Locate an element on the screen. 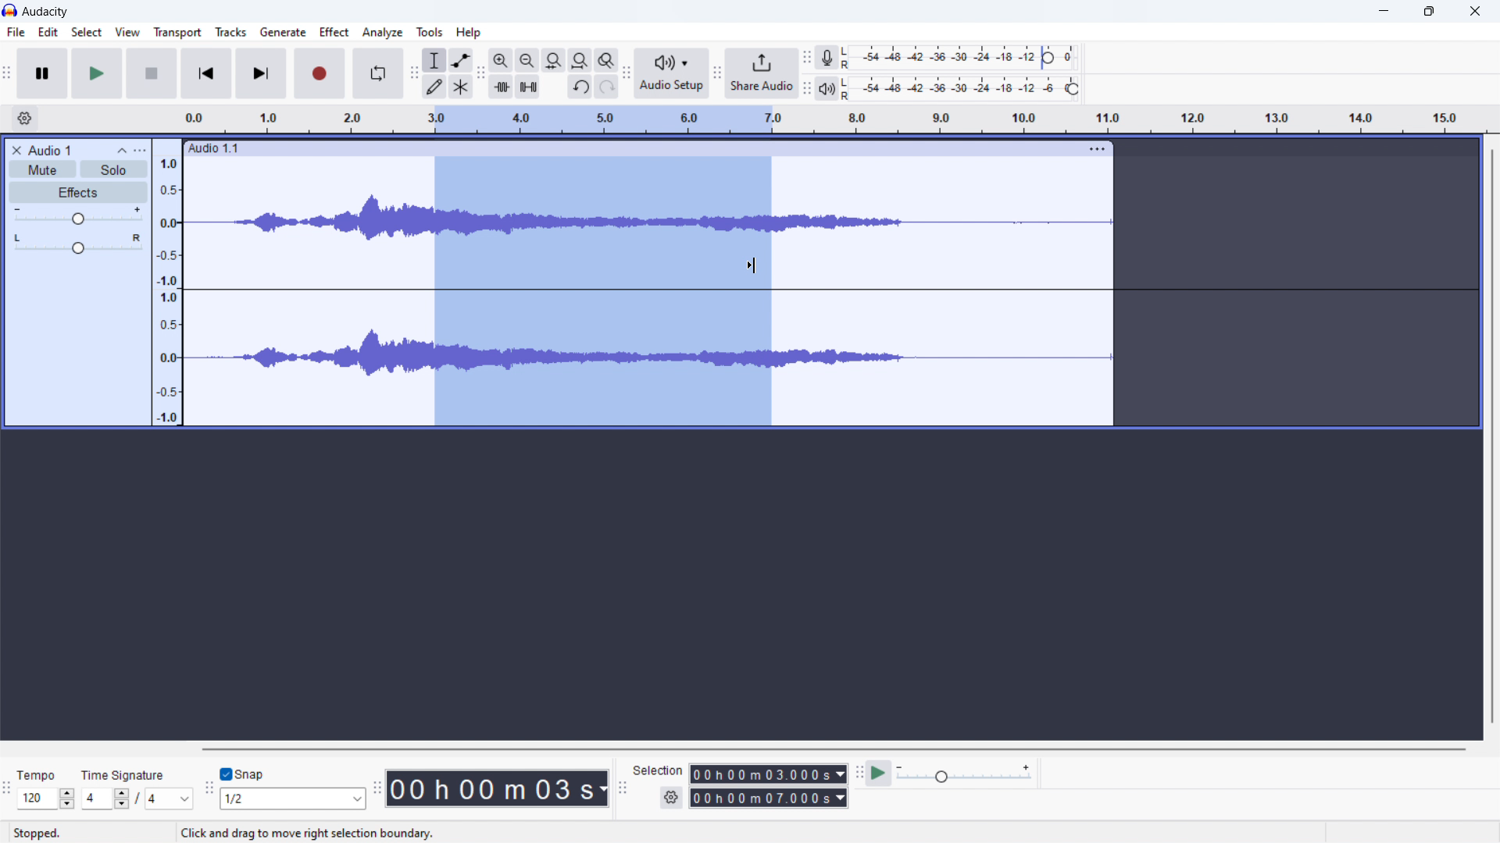 This screenshot has width=1500, height=843. record is located at coordinates (318, 74).